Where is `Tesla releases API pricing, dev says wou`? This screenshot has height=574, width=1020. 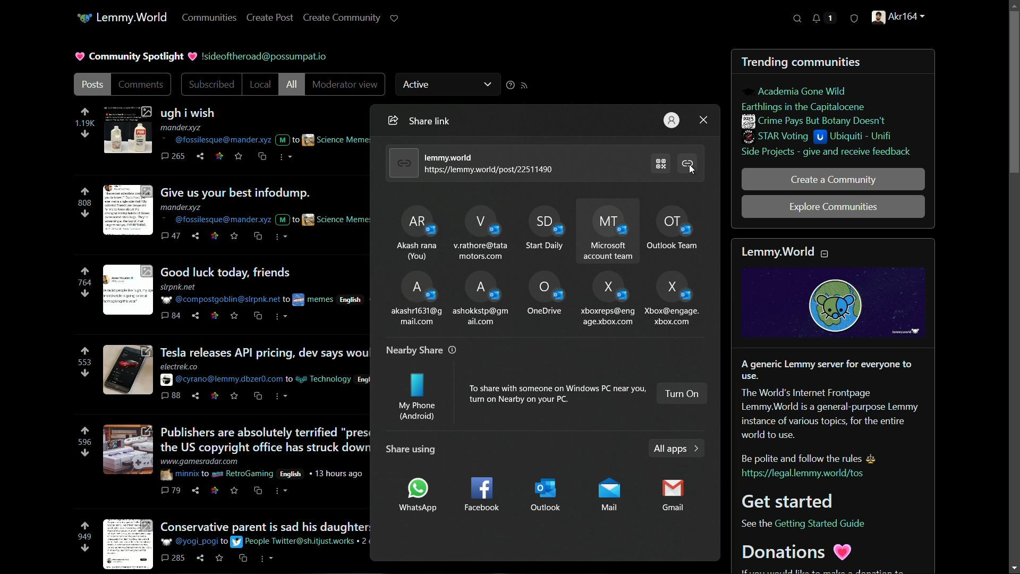 Tesla releases API pricing, dev says wou is located at coordinates (264, 353).